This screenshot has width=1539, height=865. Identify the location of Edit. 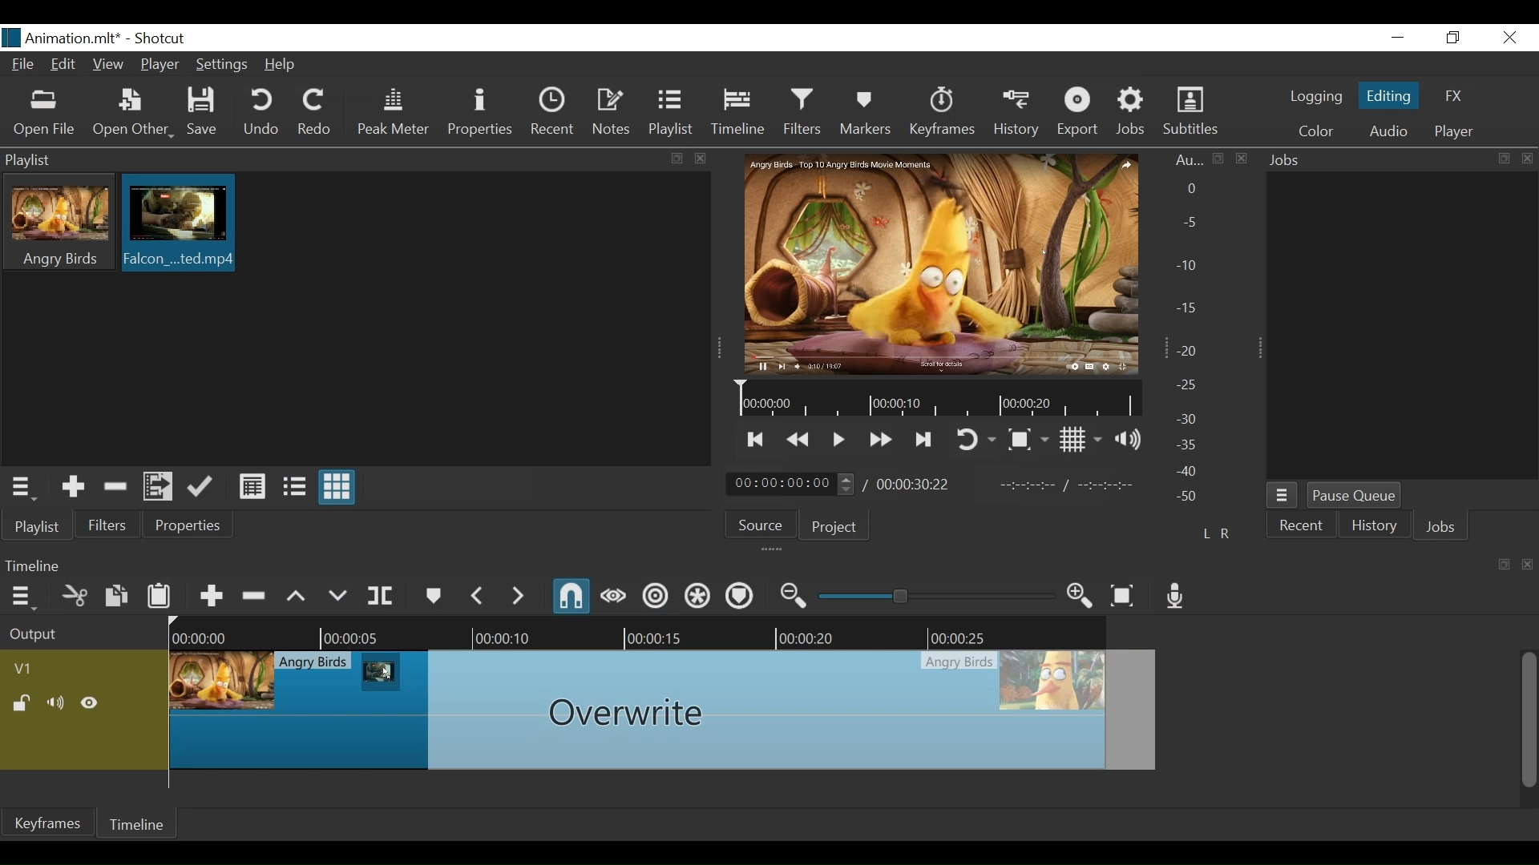
(64, 64).